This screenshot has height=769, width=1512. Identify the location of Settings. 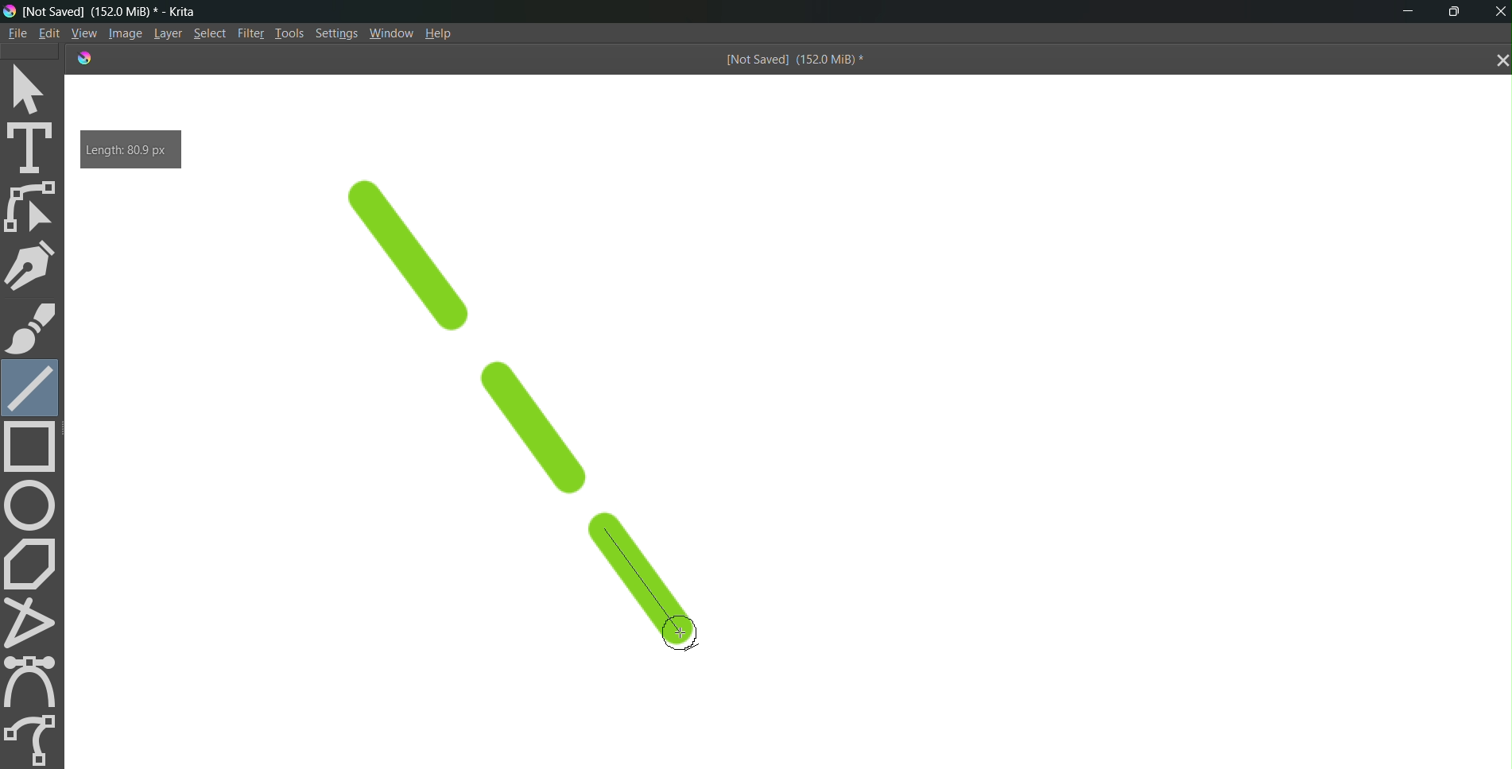
(338, 35).